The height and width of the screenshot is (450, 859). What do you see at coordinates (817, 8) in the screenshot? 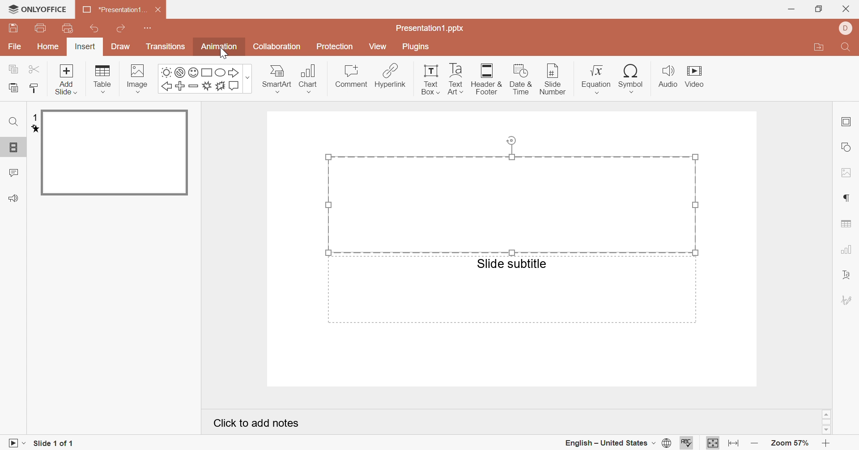
I see `restore down` at bounding box center [817, 8].